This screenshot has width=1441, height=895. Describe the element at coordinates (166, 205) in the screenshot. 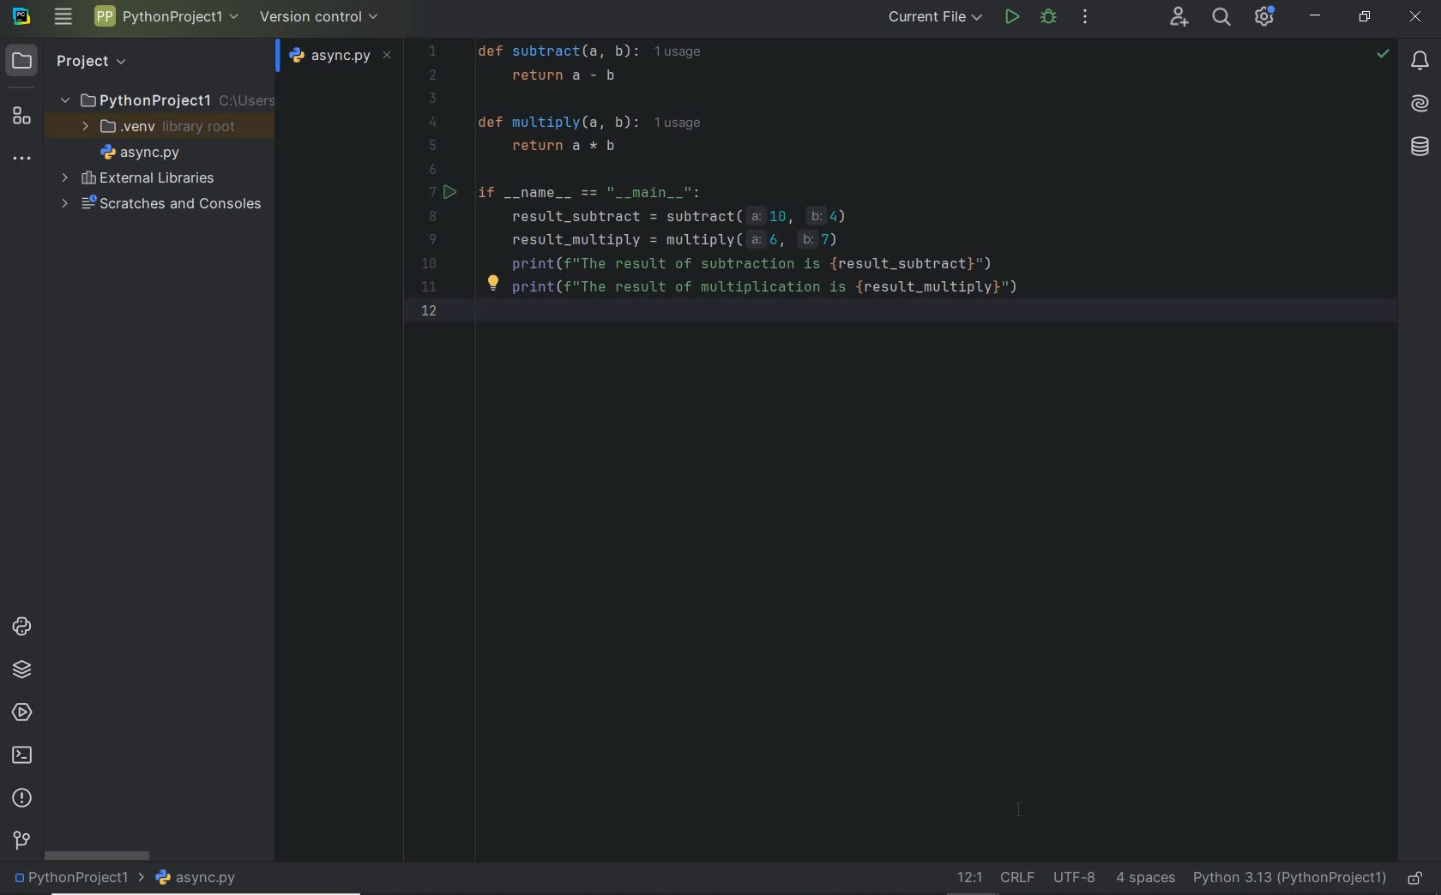

I see `scratches and consoles` at that location.